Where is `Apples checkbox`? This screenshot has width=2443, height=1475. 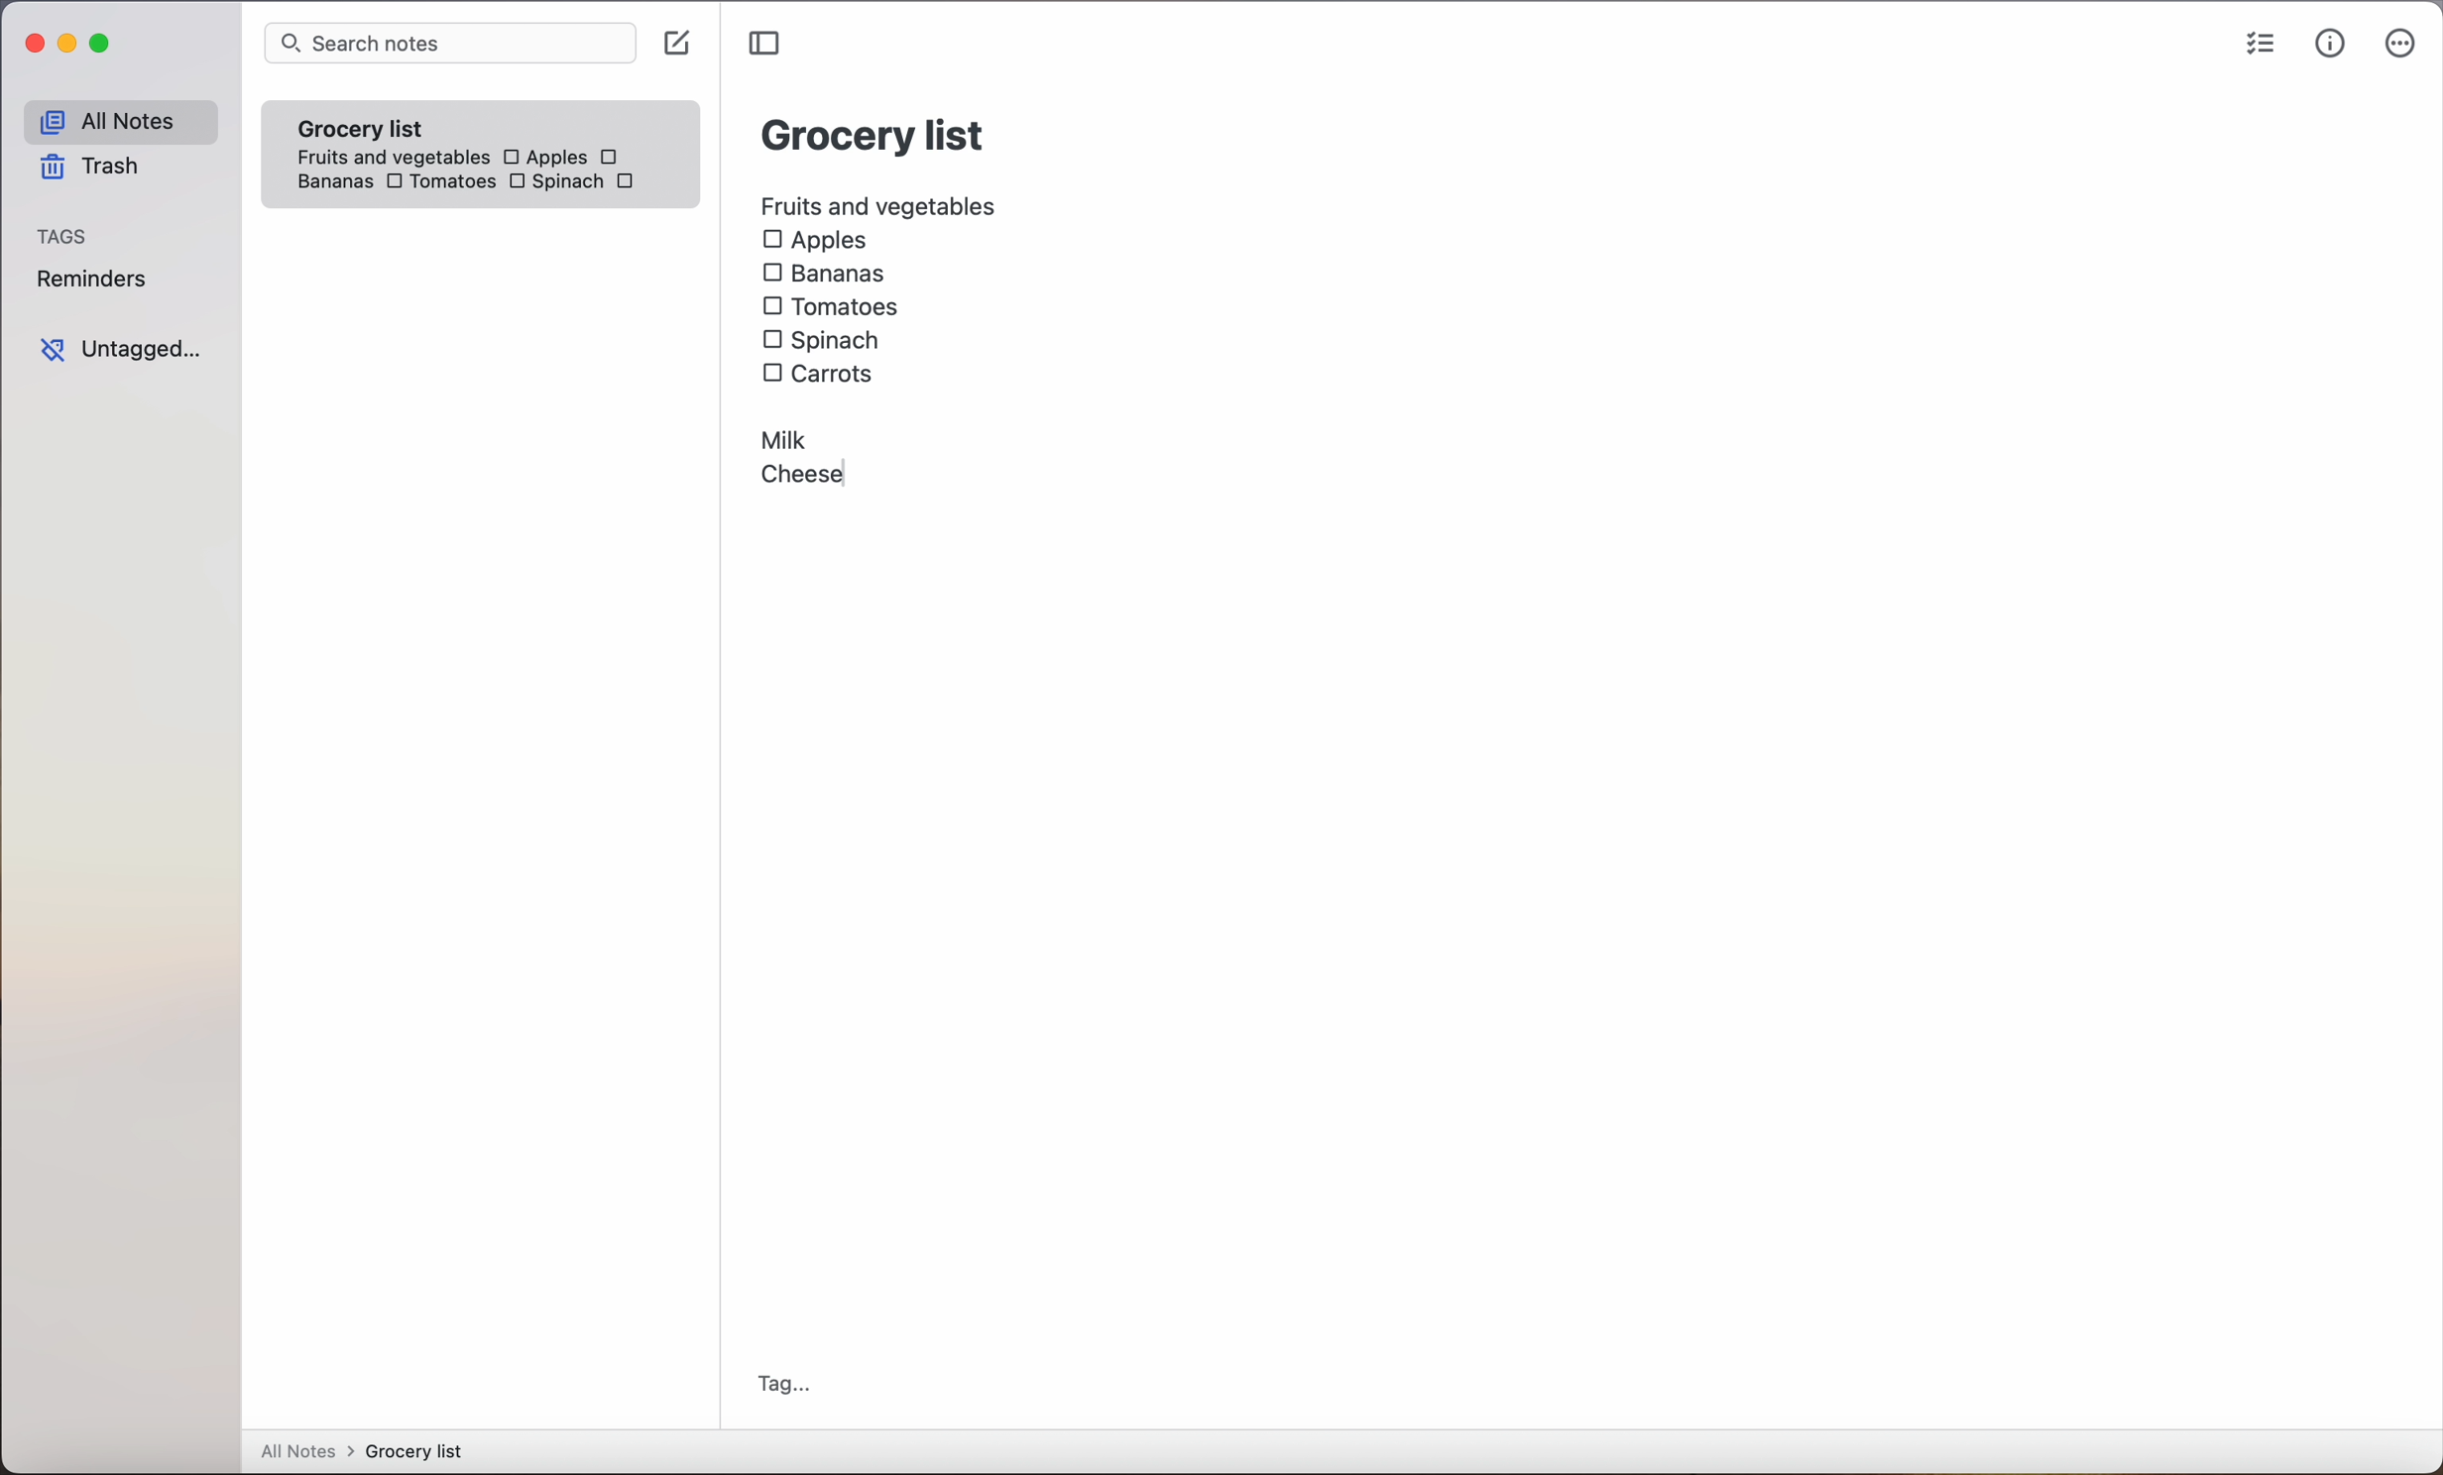
Apples checkbox is located at coordinates (815, 241).